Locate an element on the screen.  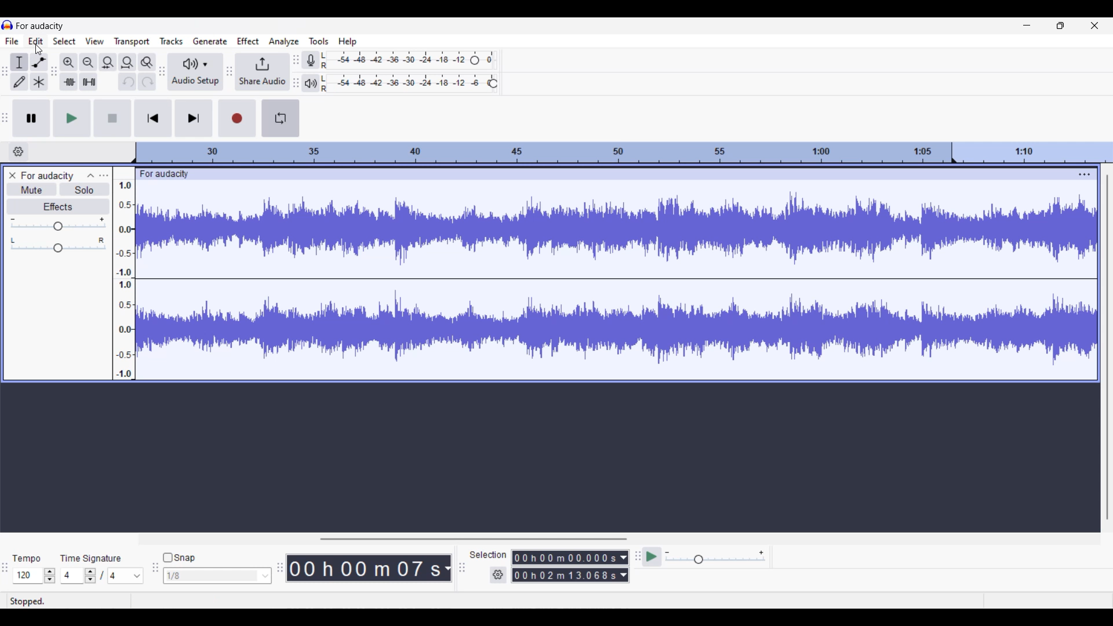
Close interface is located at coordinates (1094, 26).